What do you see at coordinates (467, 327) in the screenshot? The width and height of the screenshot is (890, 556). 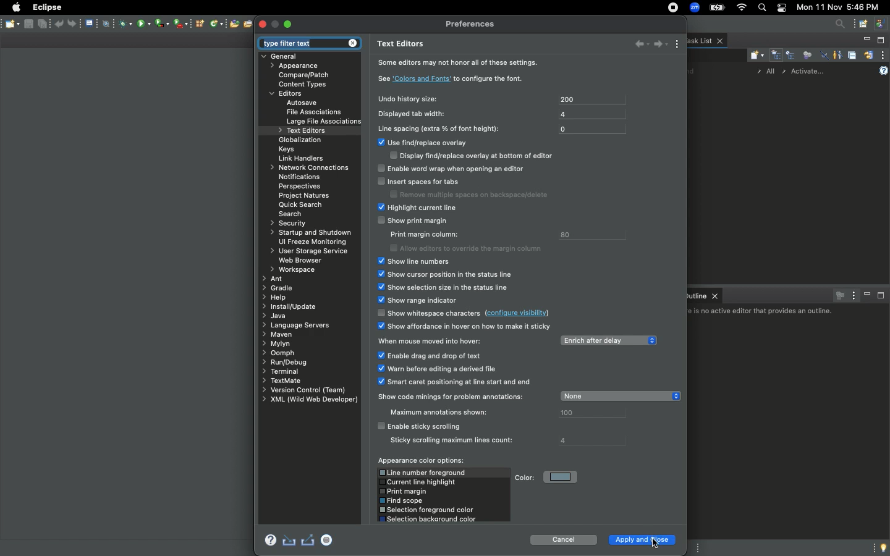 I see `Show affordance in hover on how to make it sticky` at bounding box center [467, 327].